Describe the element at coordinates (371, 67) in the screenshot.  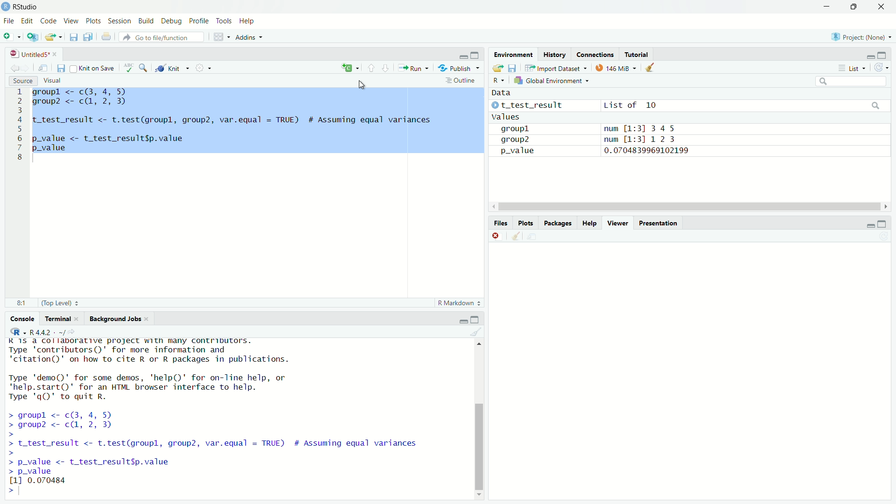
I see `go to previous section` at that location.